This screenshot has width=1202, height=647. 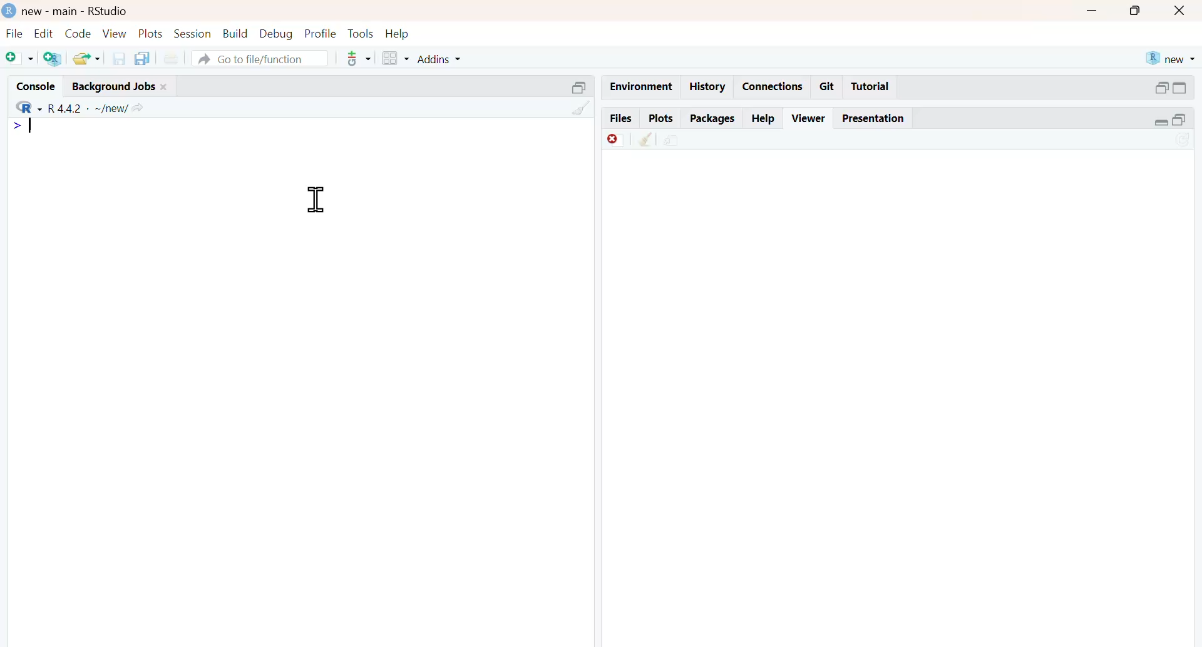 What do you see at coordinates (193, 34) in the screenshot?
I see `session` at bounding box center [193, 34].